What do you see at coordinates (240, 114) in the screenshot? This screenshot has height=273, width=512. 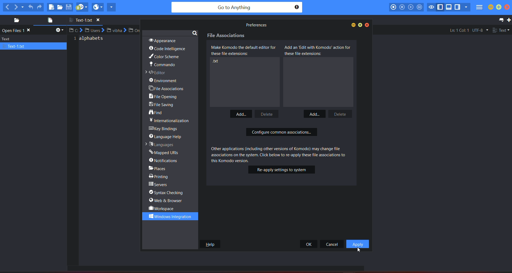 I see `Add` at bounding box center [240, 114].